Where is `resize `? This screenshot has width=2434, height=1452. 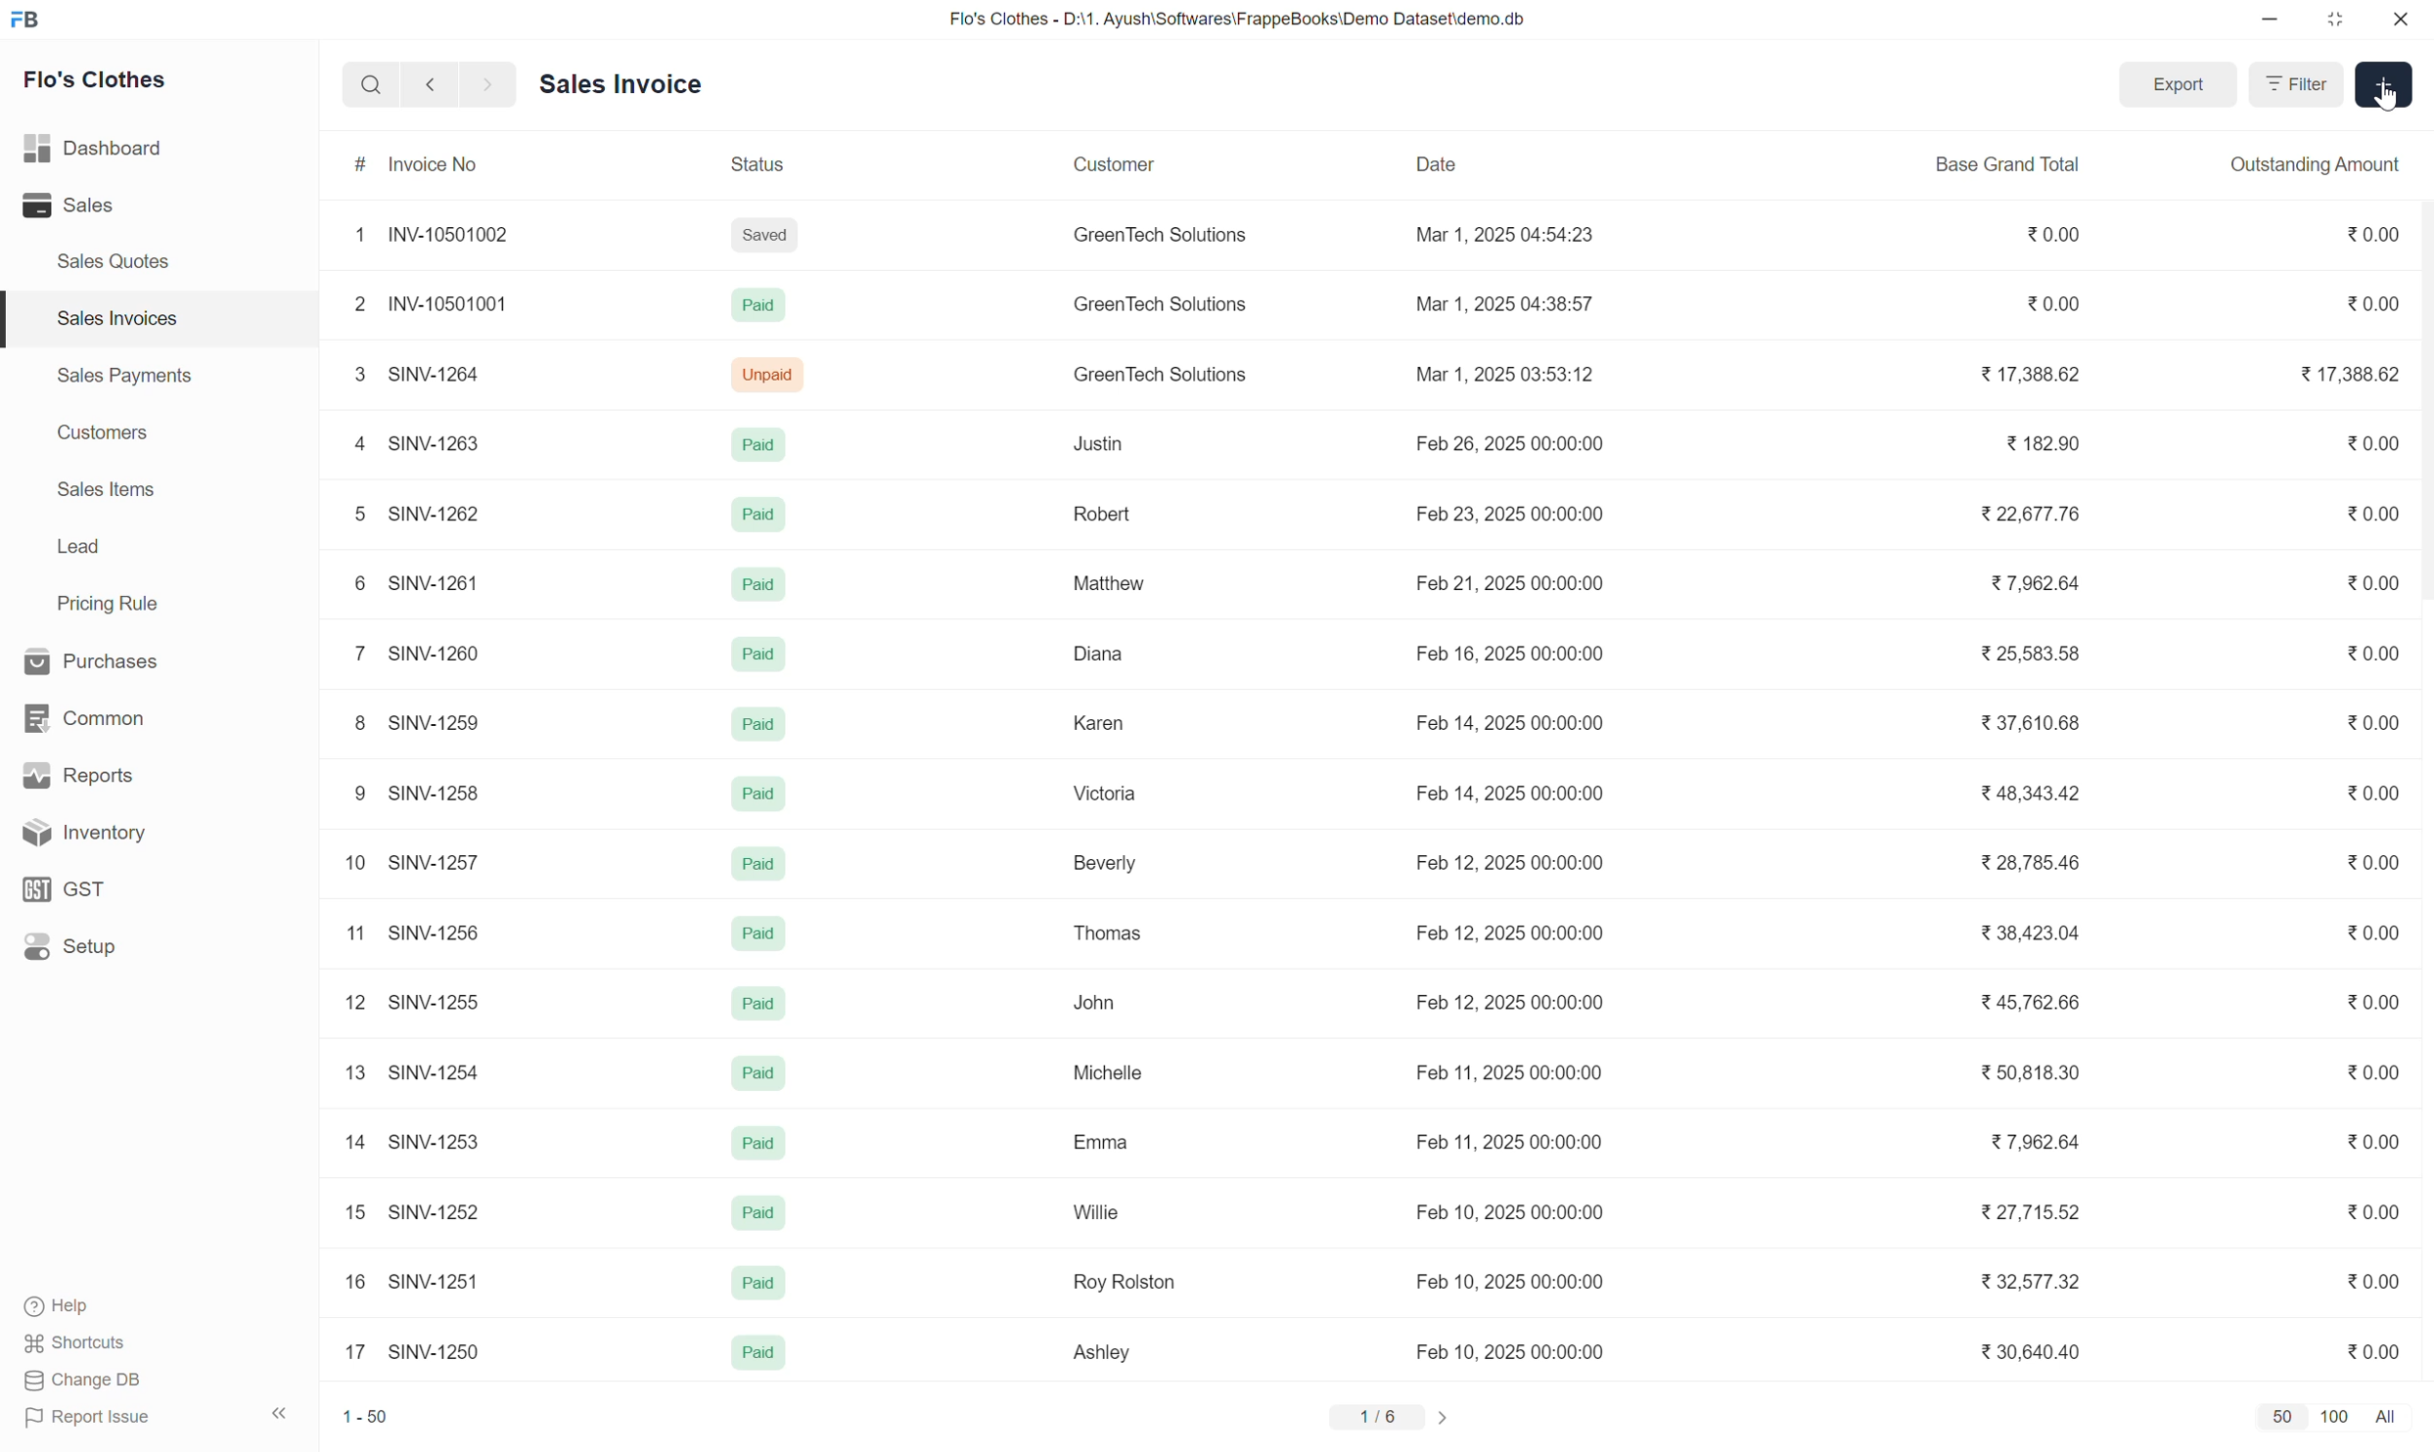 resize  is located at coordinates (2343, 23).